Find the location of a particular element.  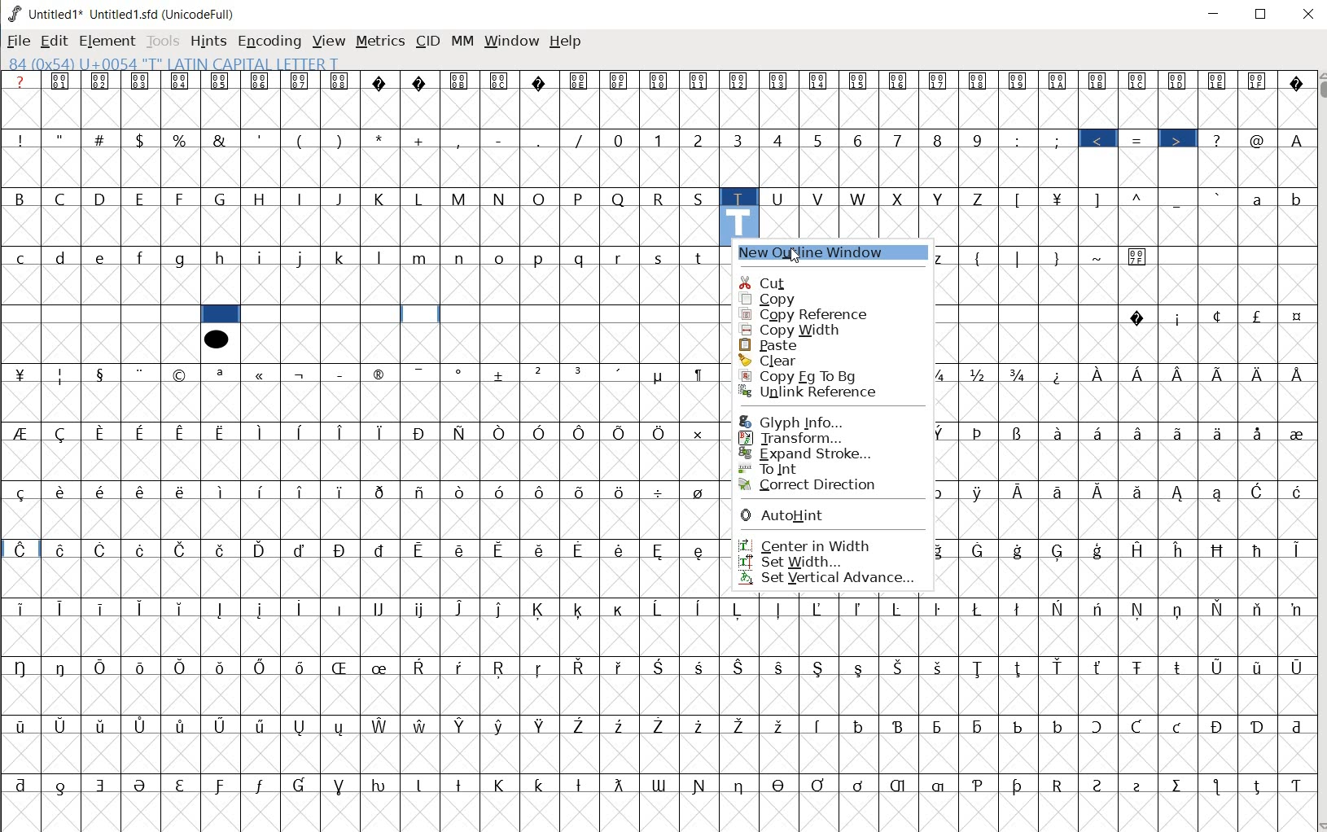

Symbol is located at coordinates (1294, 786).